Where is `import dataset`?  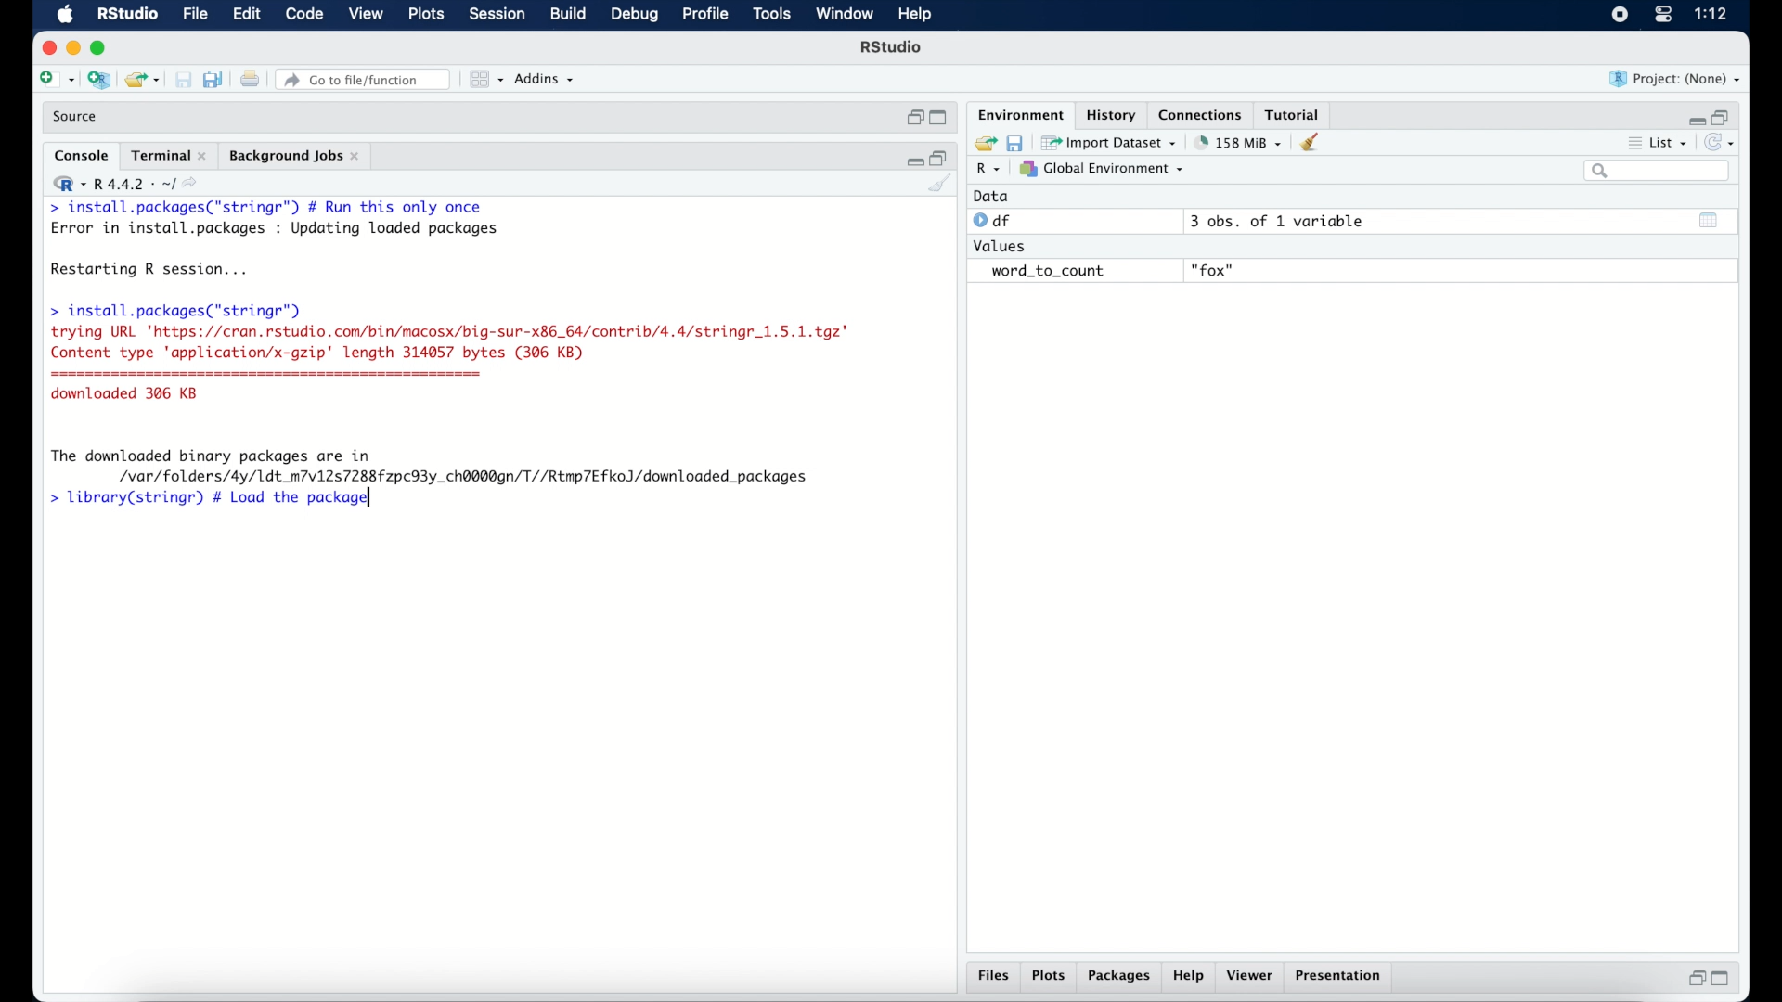 import dataset is located at coordinates (1109, 143).